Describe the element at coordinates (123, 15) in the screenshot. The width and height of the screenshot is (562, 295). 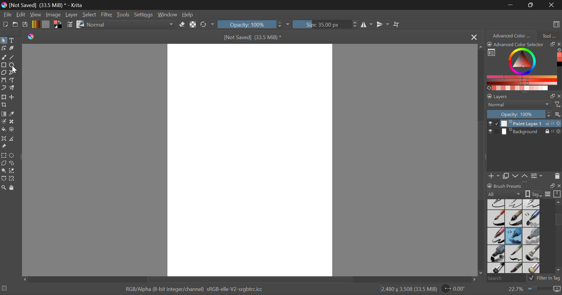
I see `Tools` at that location.